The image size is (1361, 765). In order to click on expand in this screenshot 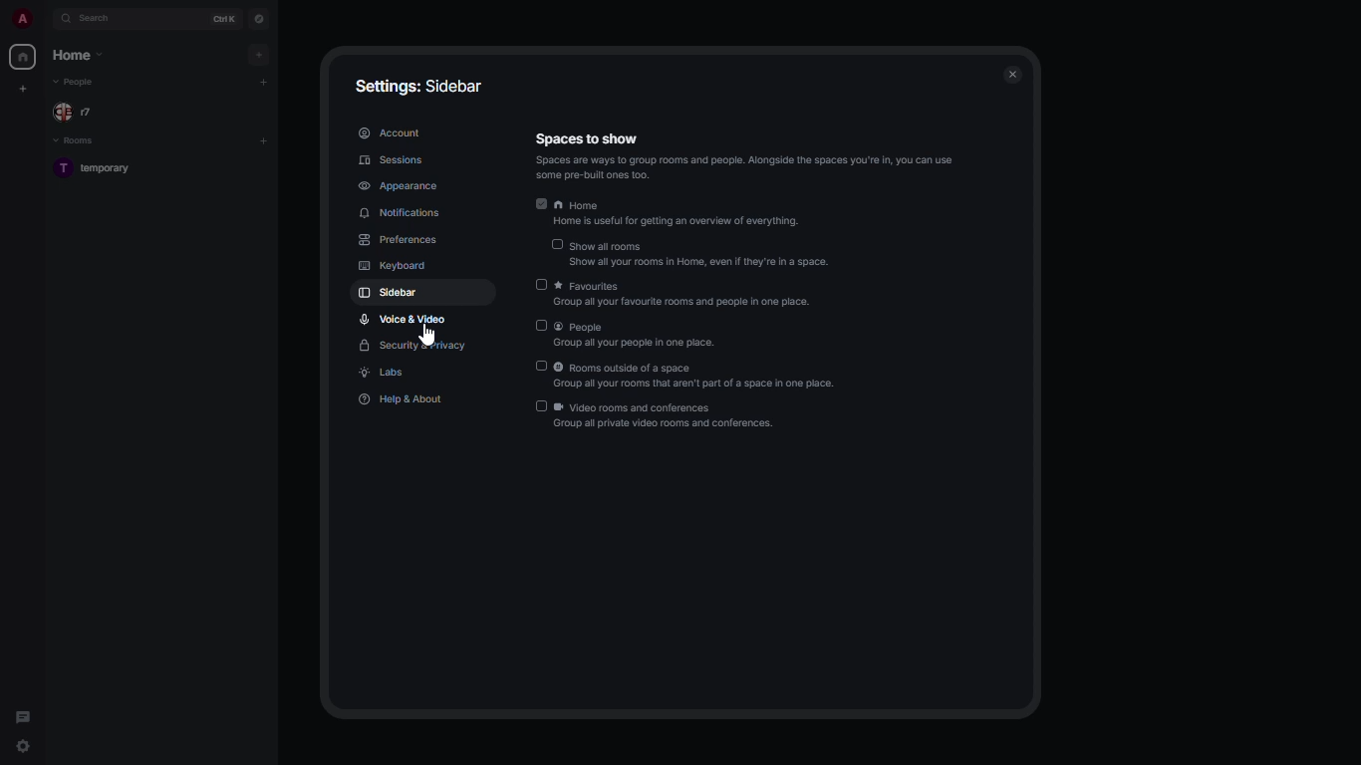, I will do `click(47, 18)`.